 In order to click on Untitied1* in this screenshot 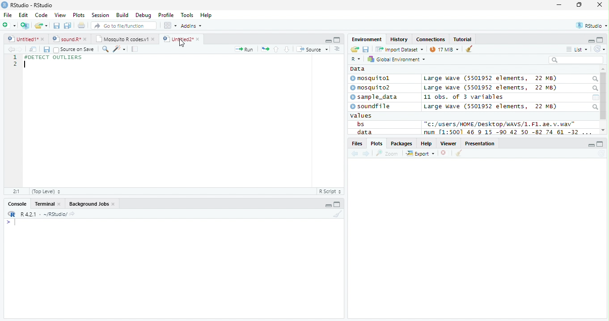, I will do `click(26, 39)`.